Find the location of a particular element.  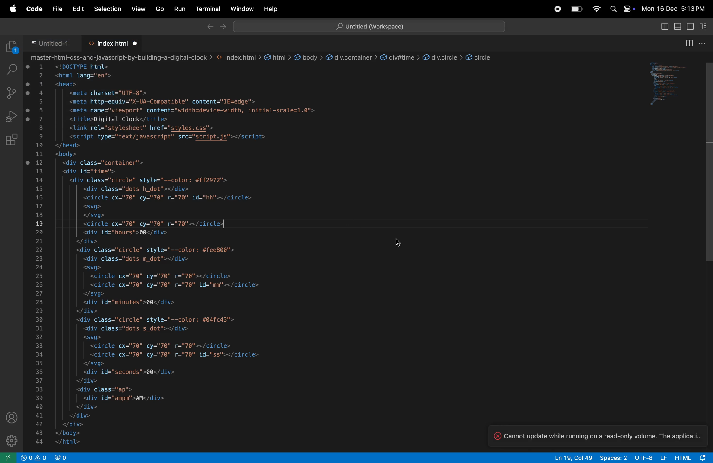

wifi is located at coordinates (596, 9).